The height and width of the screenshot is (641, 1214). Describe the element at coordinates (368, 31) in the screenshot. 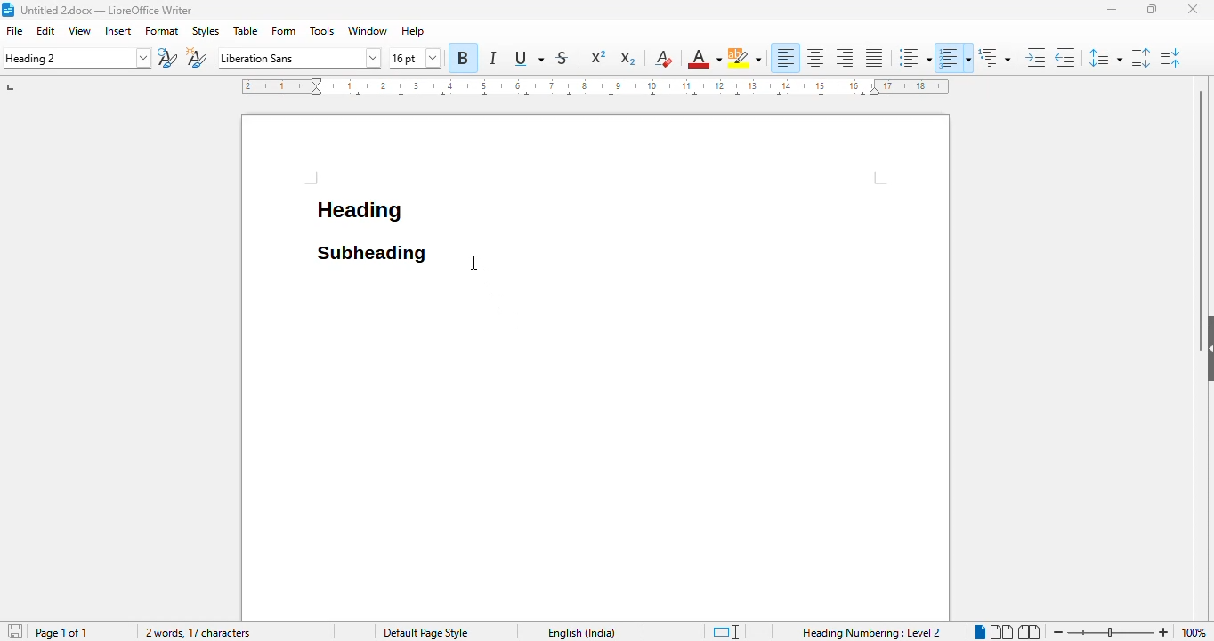

I see `window` at that location.